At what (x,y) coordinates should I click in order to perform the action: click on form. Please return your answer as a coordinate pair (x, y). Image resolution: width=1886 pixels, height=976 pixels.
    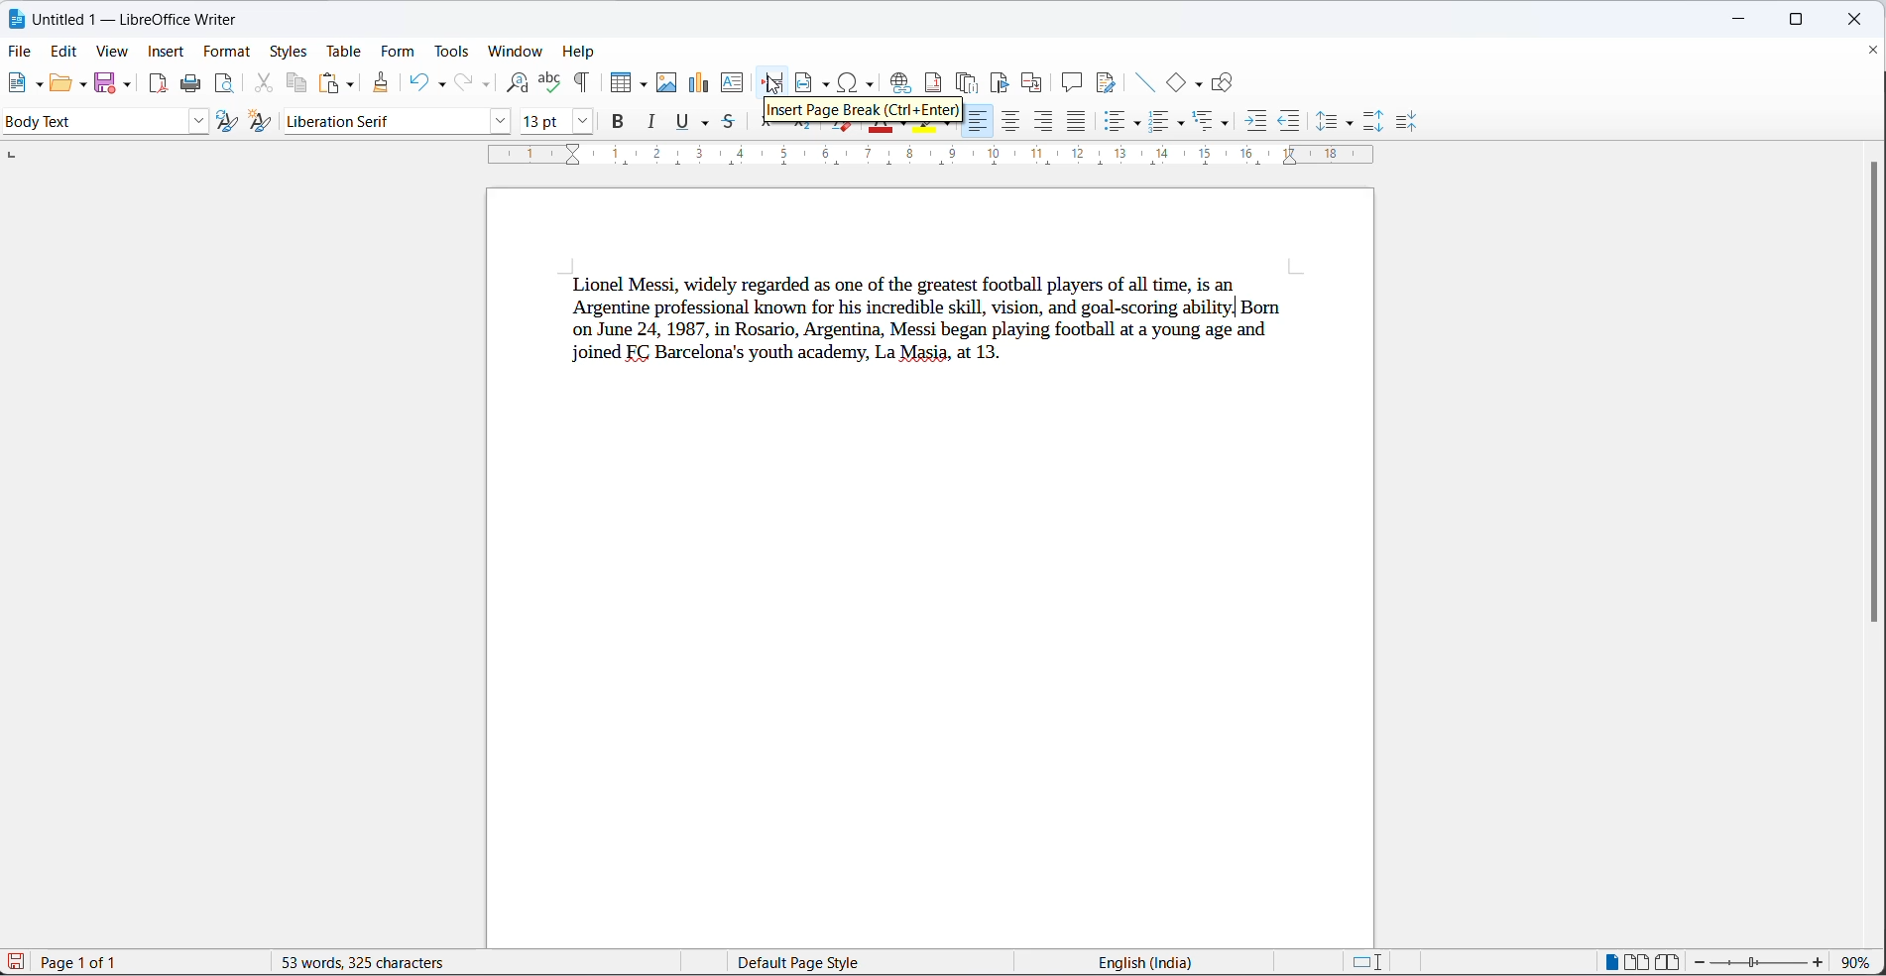
    Looking at the image, I should click on (401, 51).